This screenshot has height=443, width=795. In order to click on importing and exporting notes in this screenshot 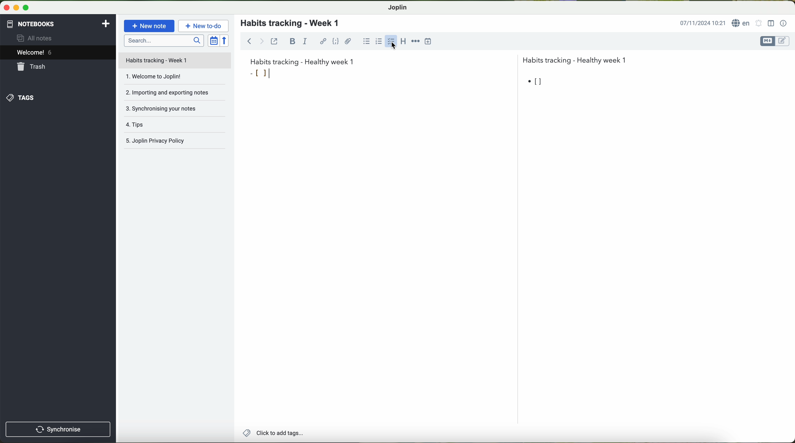, I will do `click(174, 95)`.